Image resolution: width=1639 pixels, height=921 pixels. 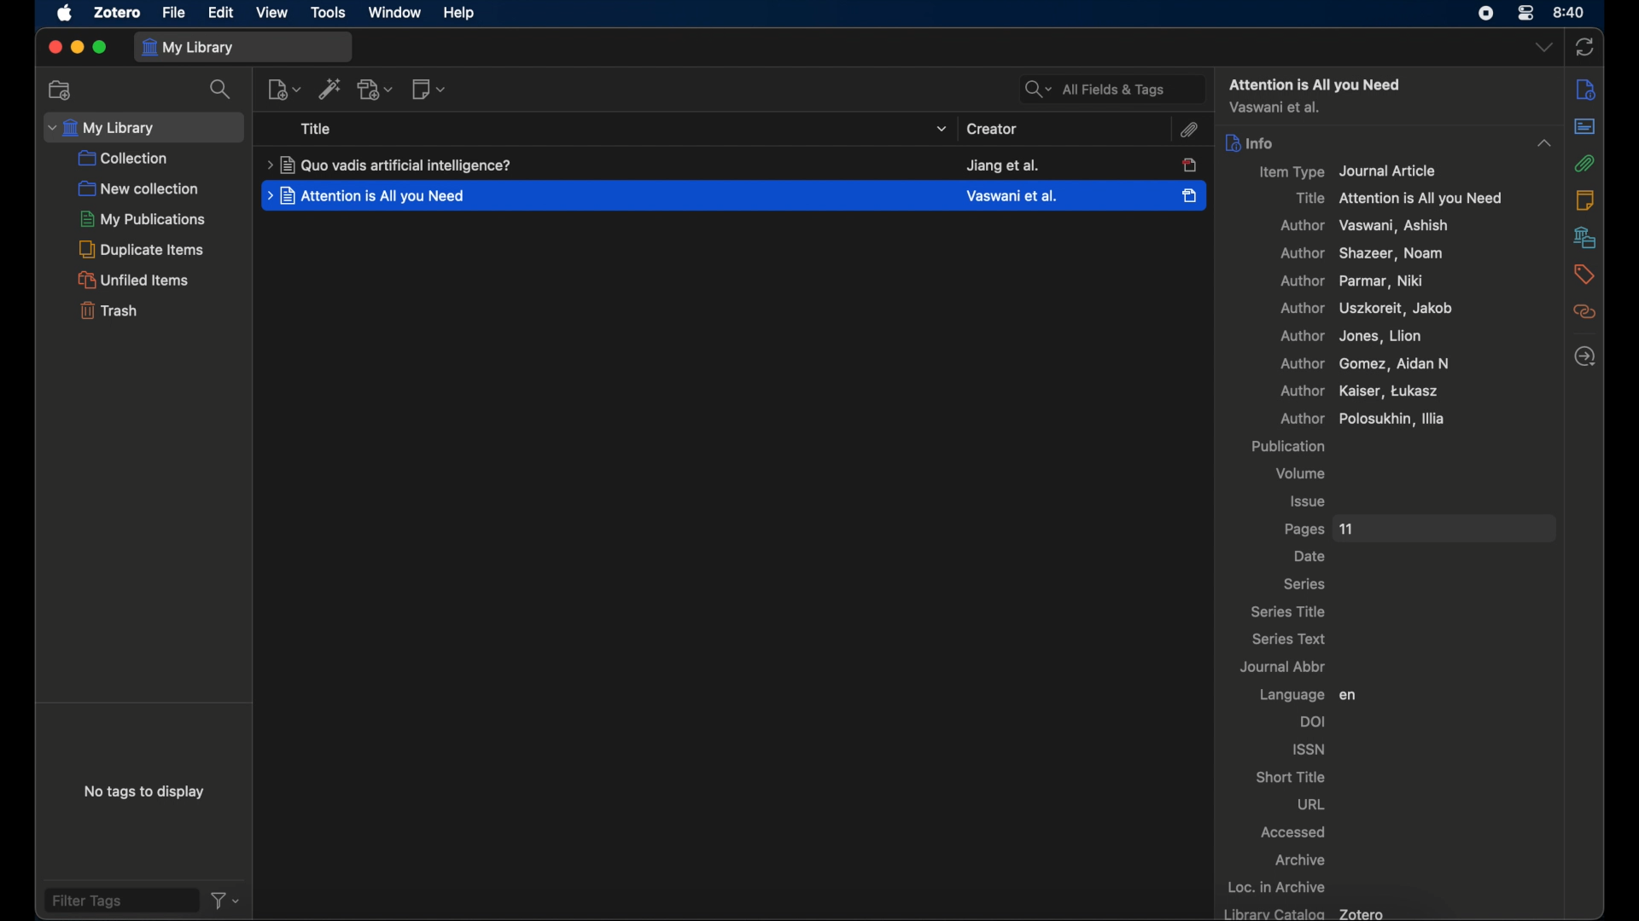 I want to click on notes , so click(x=1587, y=201).